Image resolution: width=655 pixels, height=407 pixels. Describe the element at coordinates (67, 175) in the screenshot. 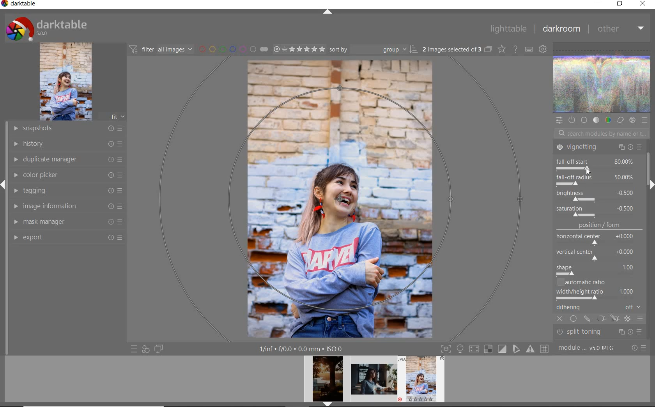

I see `color picker` at that location.